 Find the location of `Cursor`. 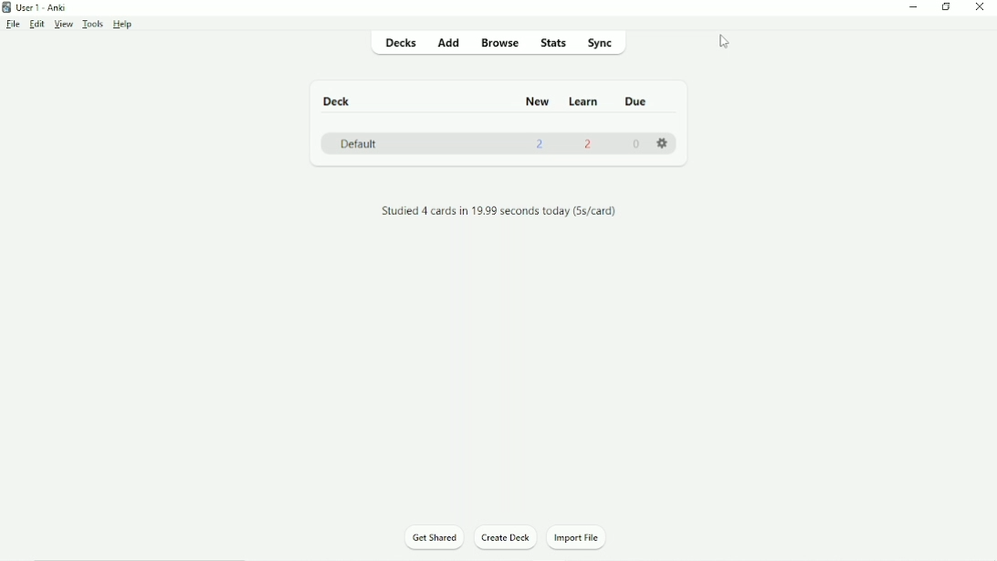

Cursor is located at coordinates (723, 42).